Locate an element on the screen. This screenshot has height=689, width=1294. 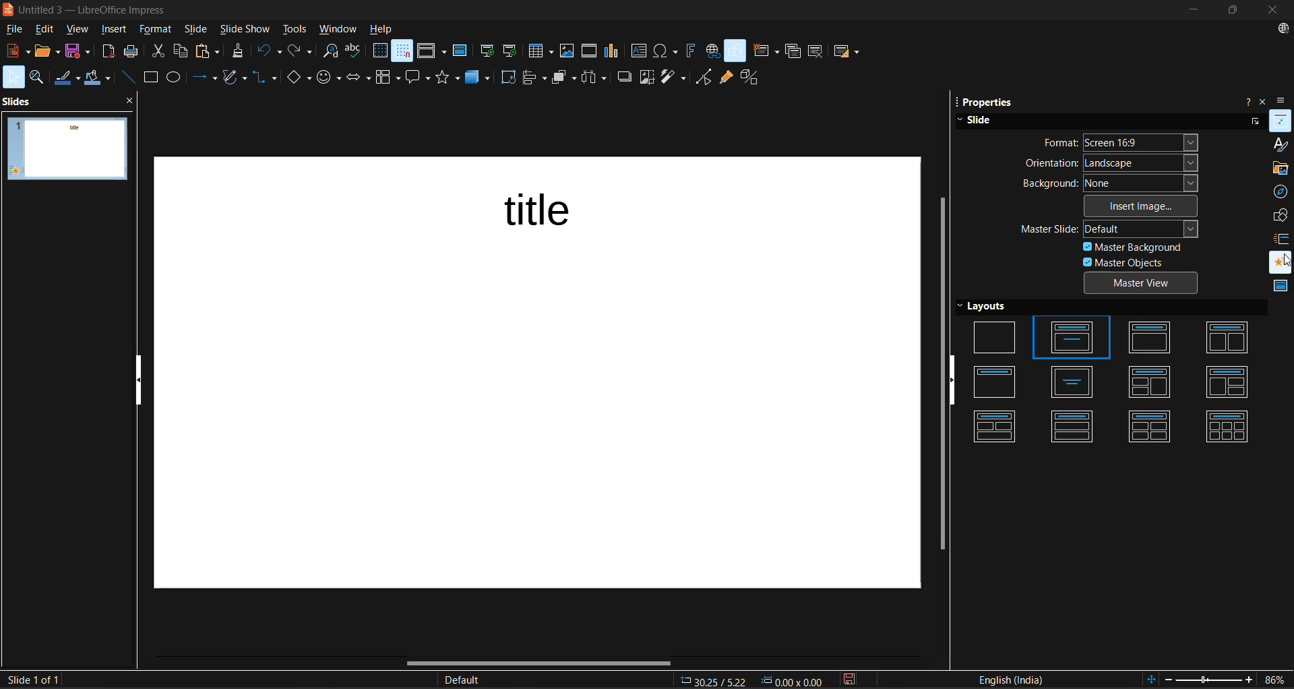
export directly as PDF is located at coordinates (109, 53).